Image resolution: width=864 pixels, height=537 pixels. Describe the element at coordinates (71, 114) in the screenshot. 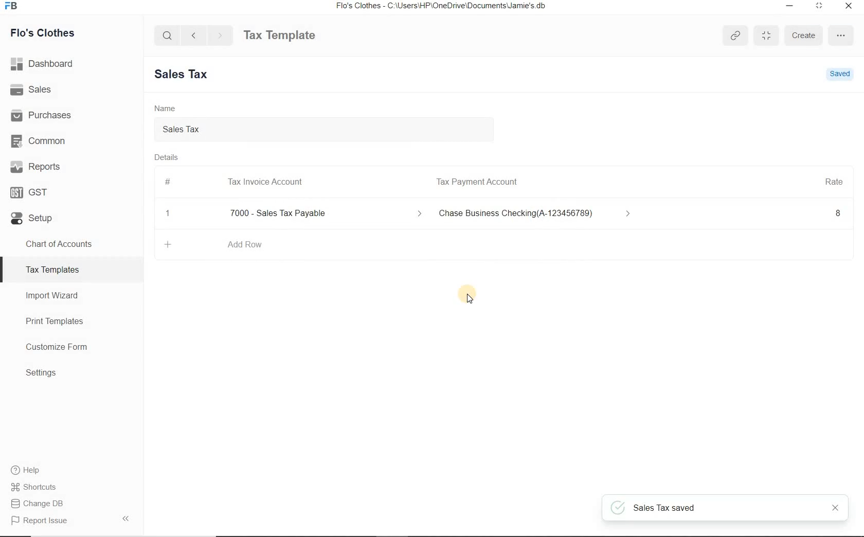

I see `Purchases` at that location.